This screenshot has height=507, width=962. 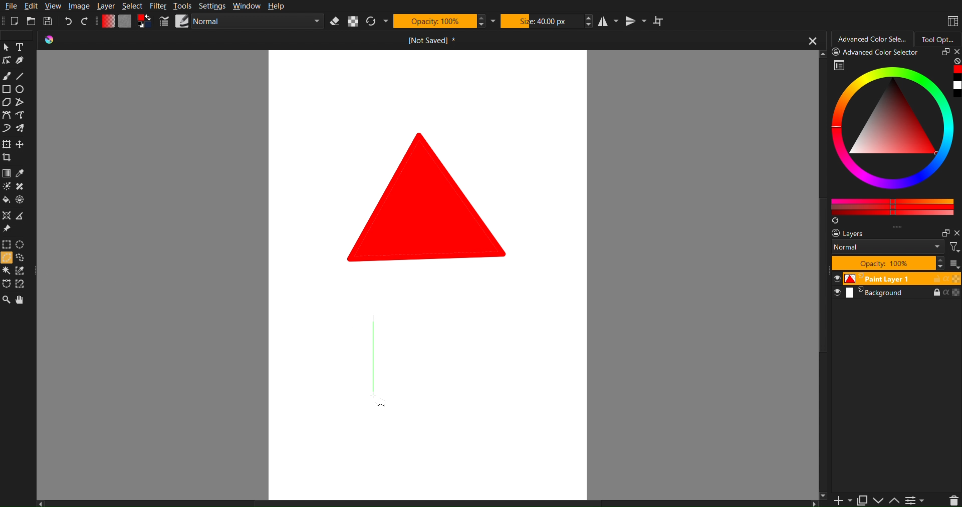 What do you see at coordinates (435, 22) in the screenshot?
I see `Opacity` at bounding box center [435, 22].